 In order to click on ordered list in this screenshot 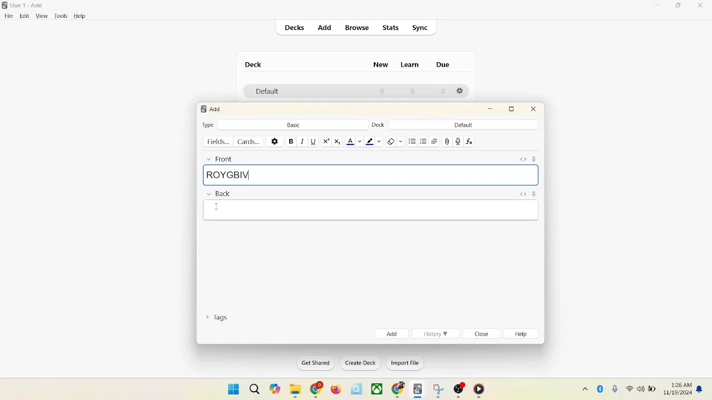, I will do `click(424, 140)`.